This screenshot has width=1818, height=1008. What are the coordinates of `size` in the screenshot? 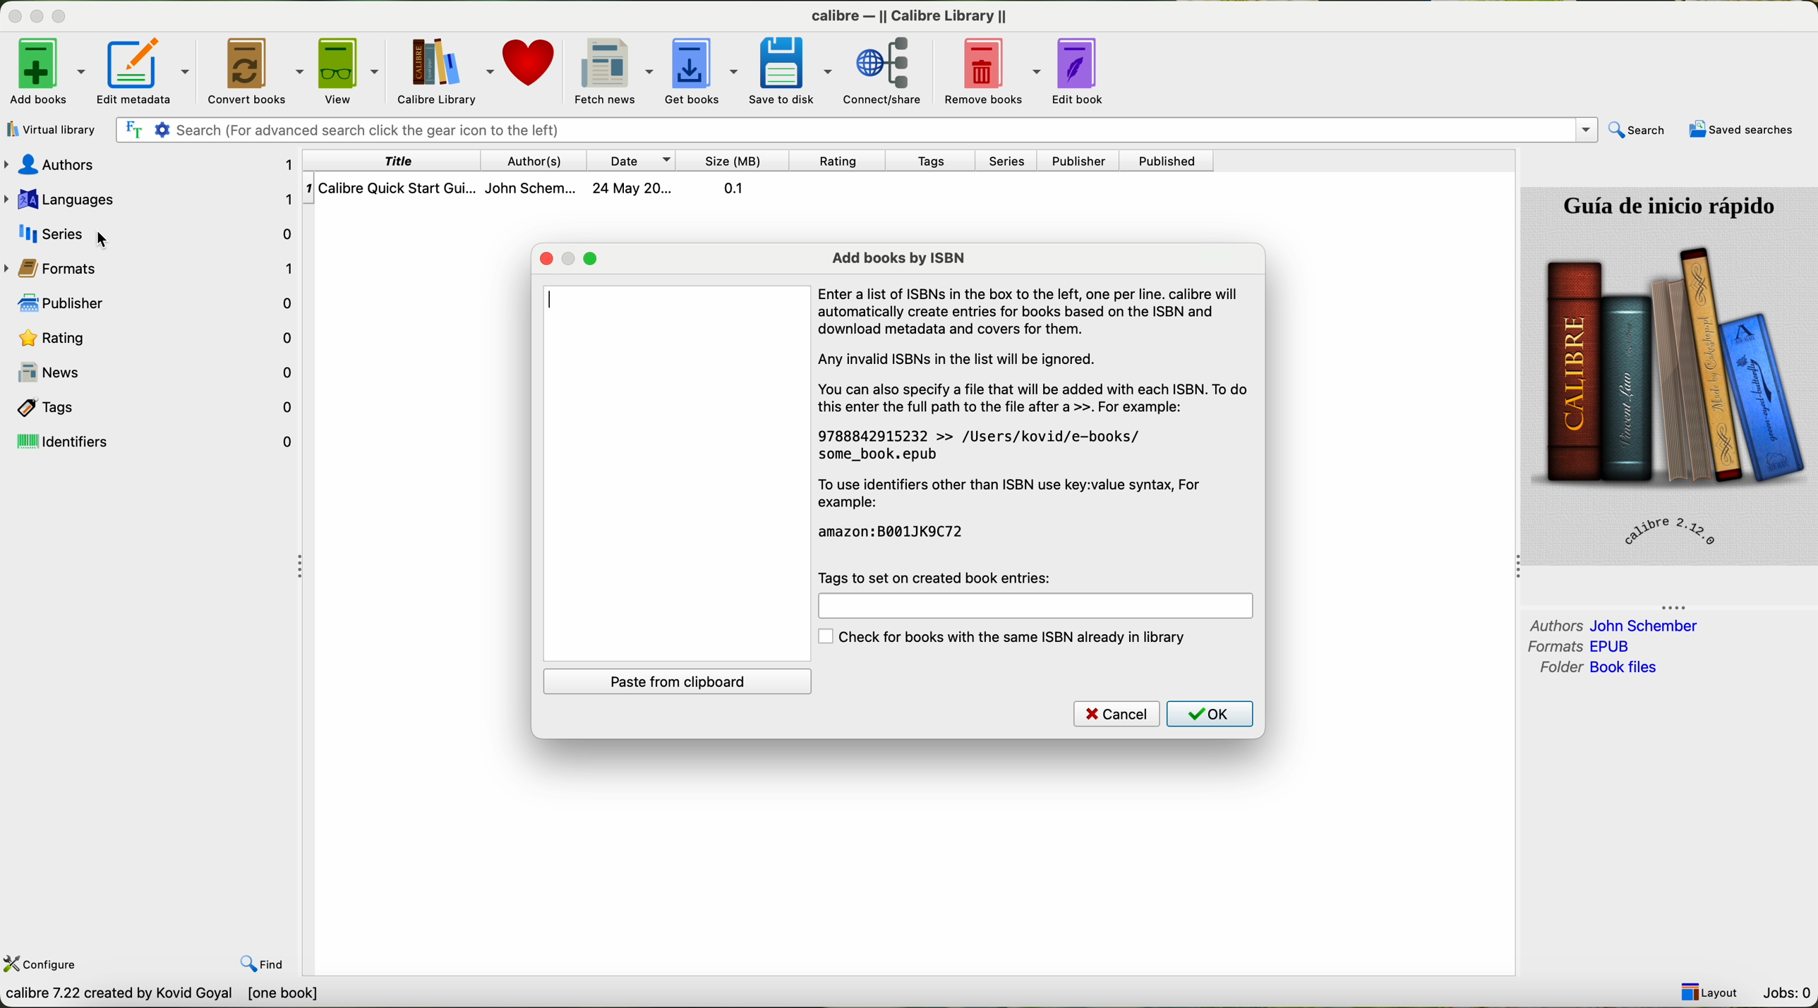 It's located at (736, 160).